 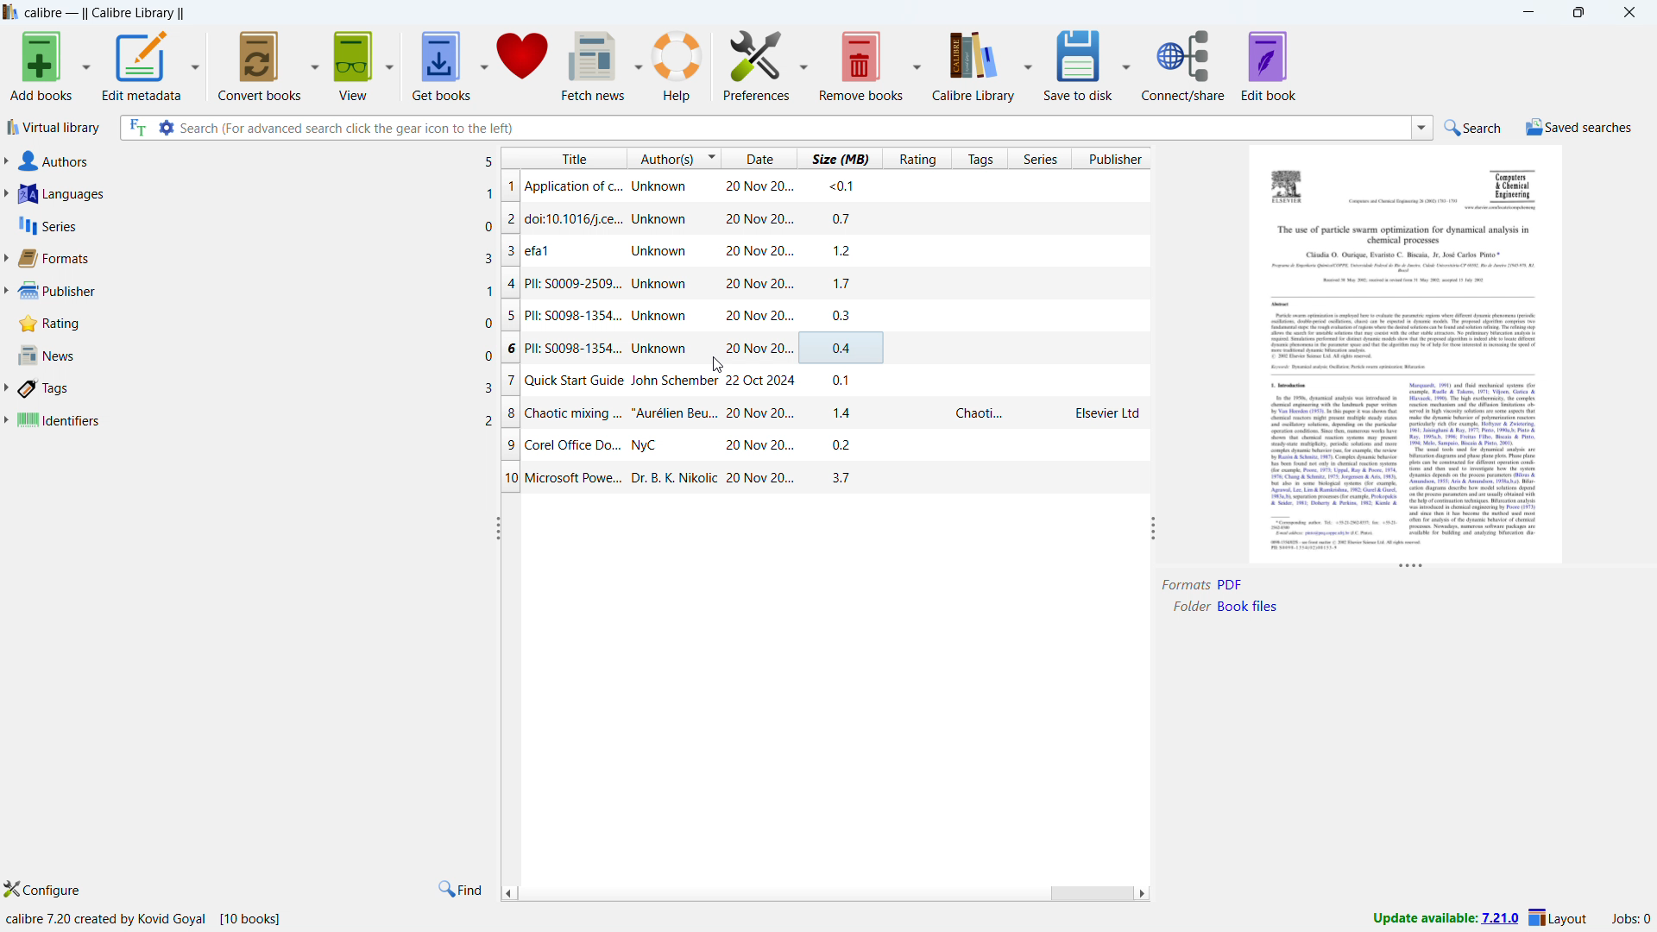 What do you see at coordinates (1143, 894) in the screenshot?
I see `scroll right` at bounding box center [1143, 894].